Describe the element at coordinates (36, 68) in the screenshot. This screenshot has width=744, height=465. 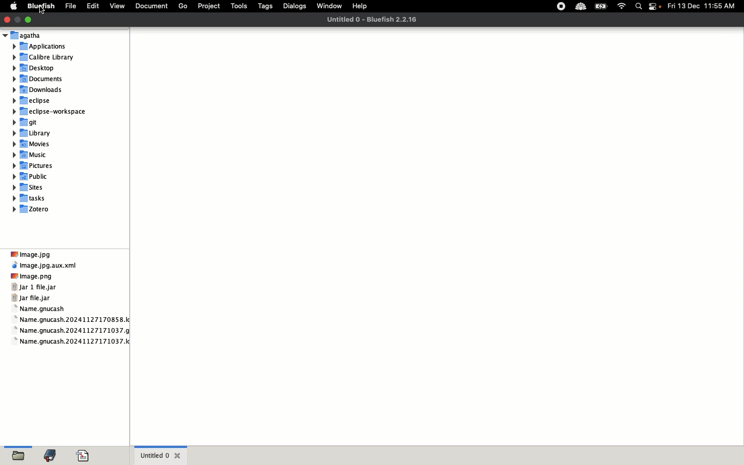
I see `desktop` at that location.